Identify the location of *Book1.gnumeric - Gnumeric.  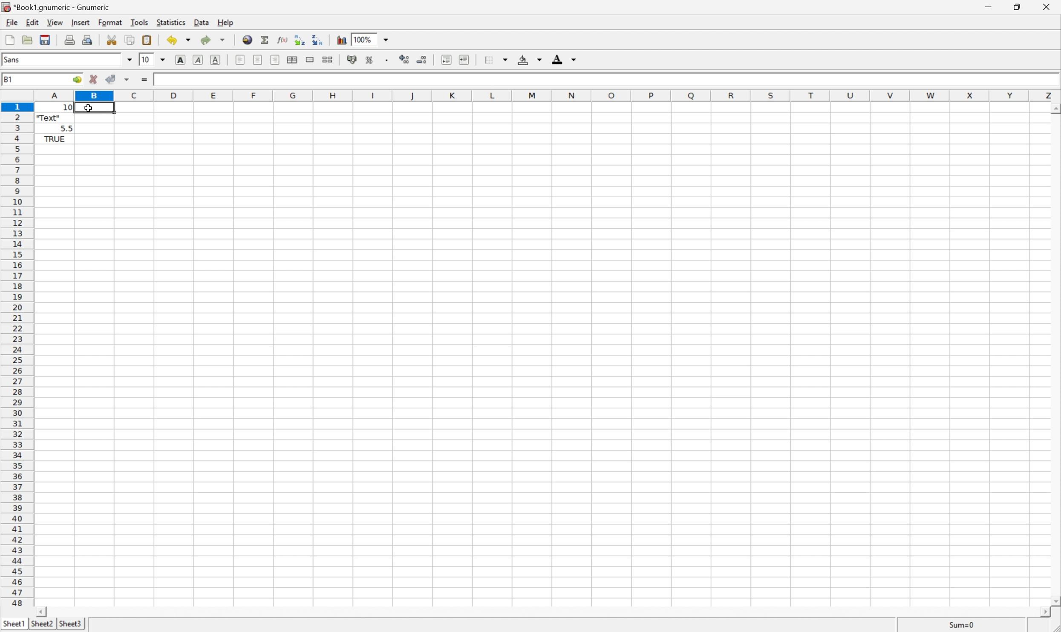
(58, 6).